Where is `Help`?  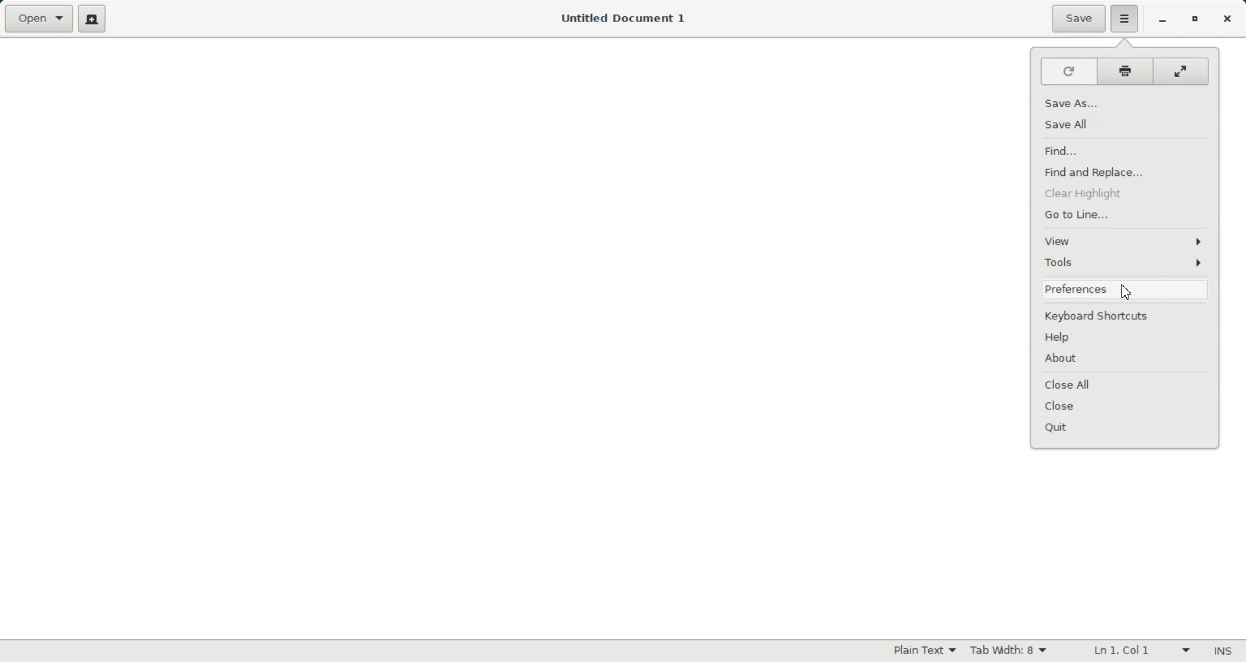 Help is located at coordinates (1125, 336).